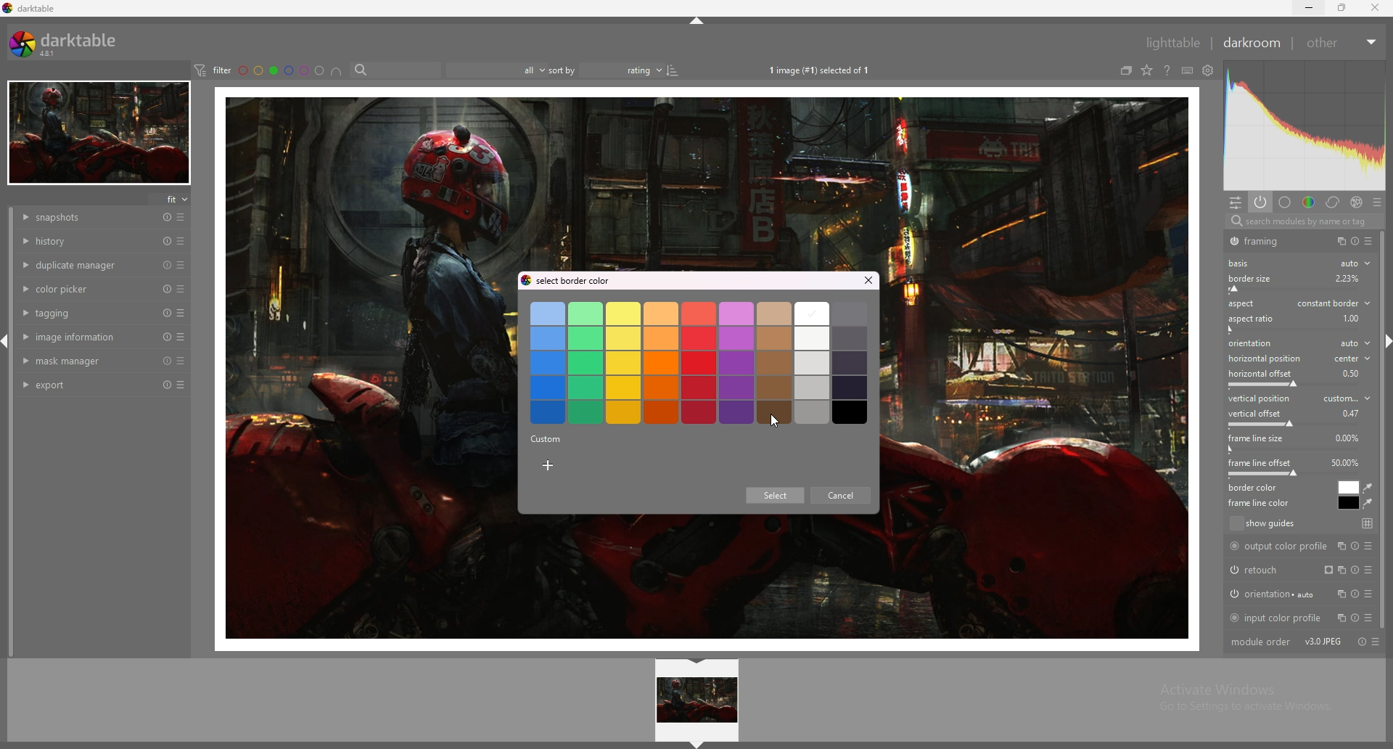 This screenshot has width=1393, height=749. Describe the element at coordinates (1375, 8) in the screenshot. I see `close` at that location.